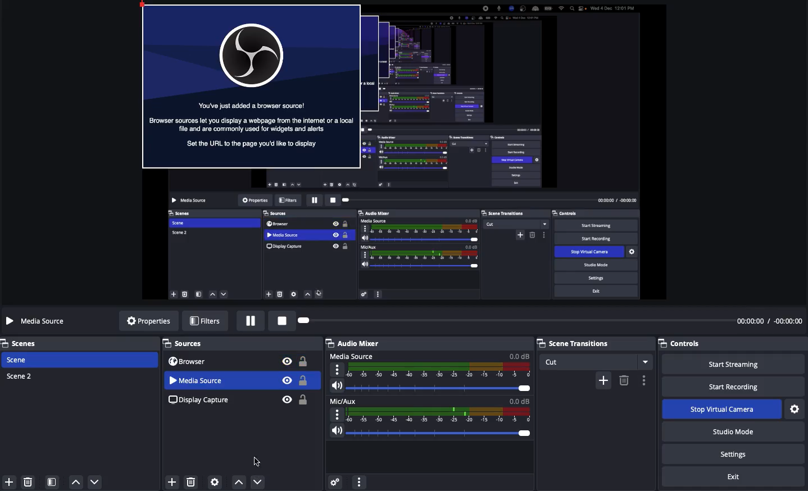  I want to click on Pause, so click(252, 321).